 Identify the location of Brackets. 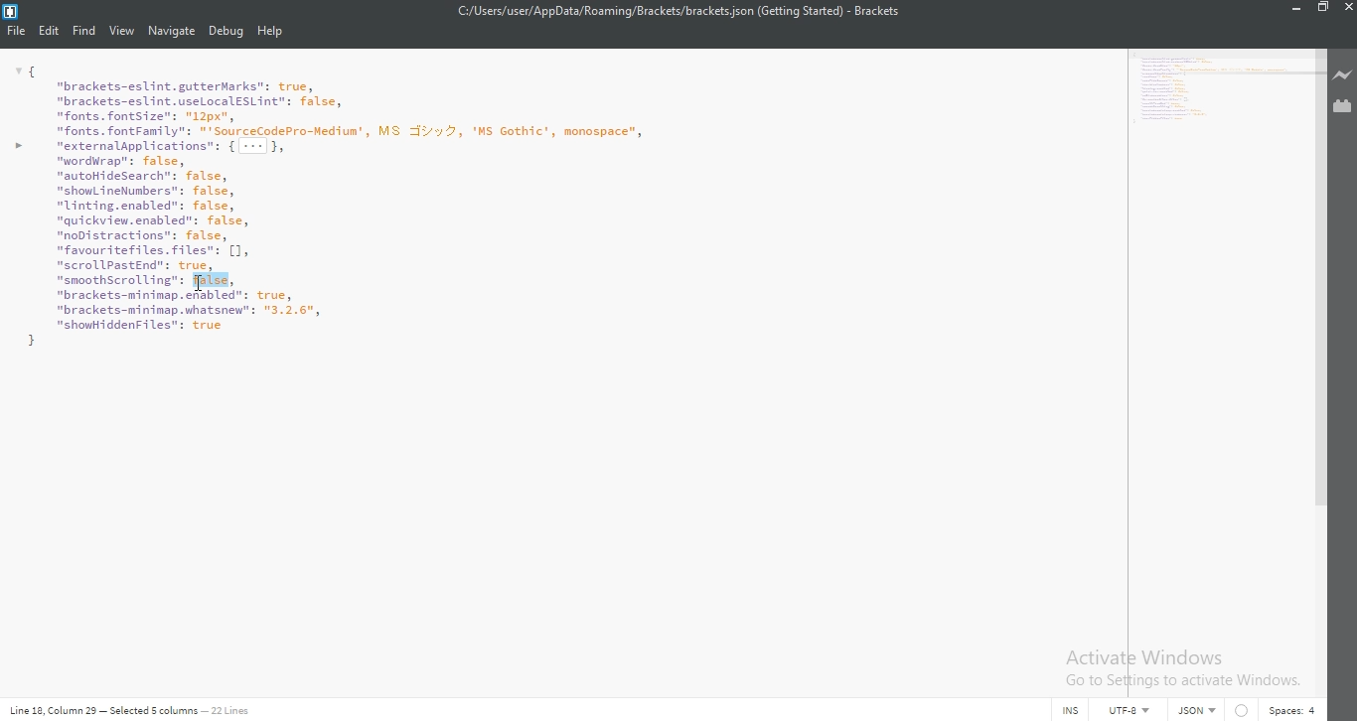
(877, 11).